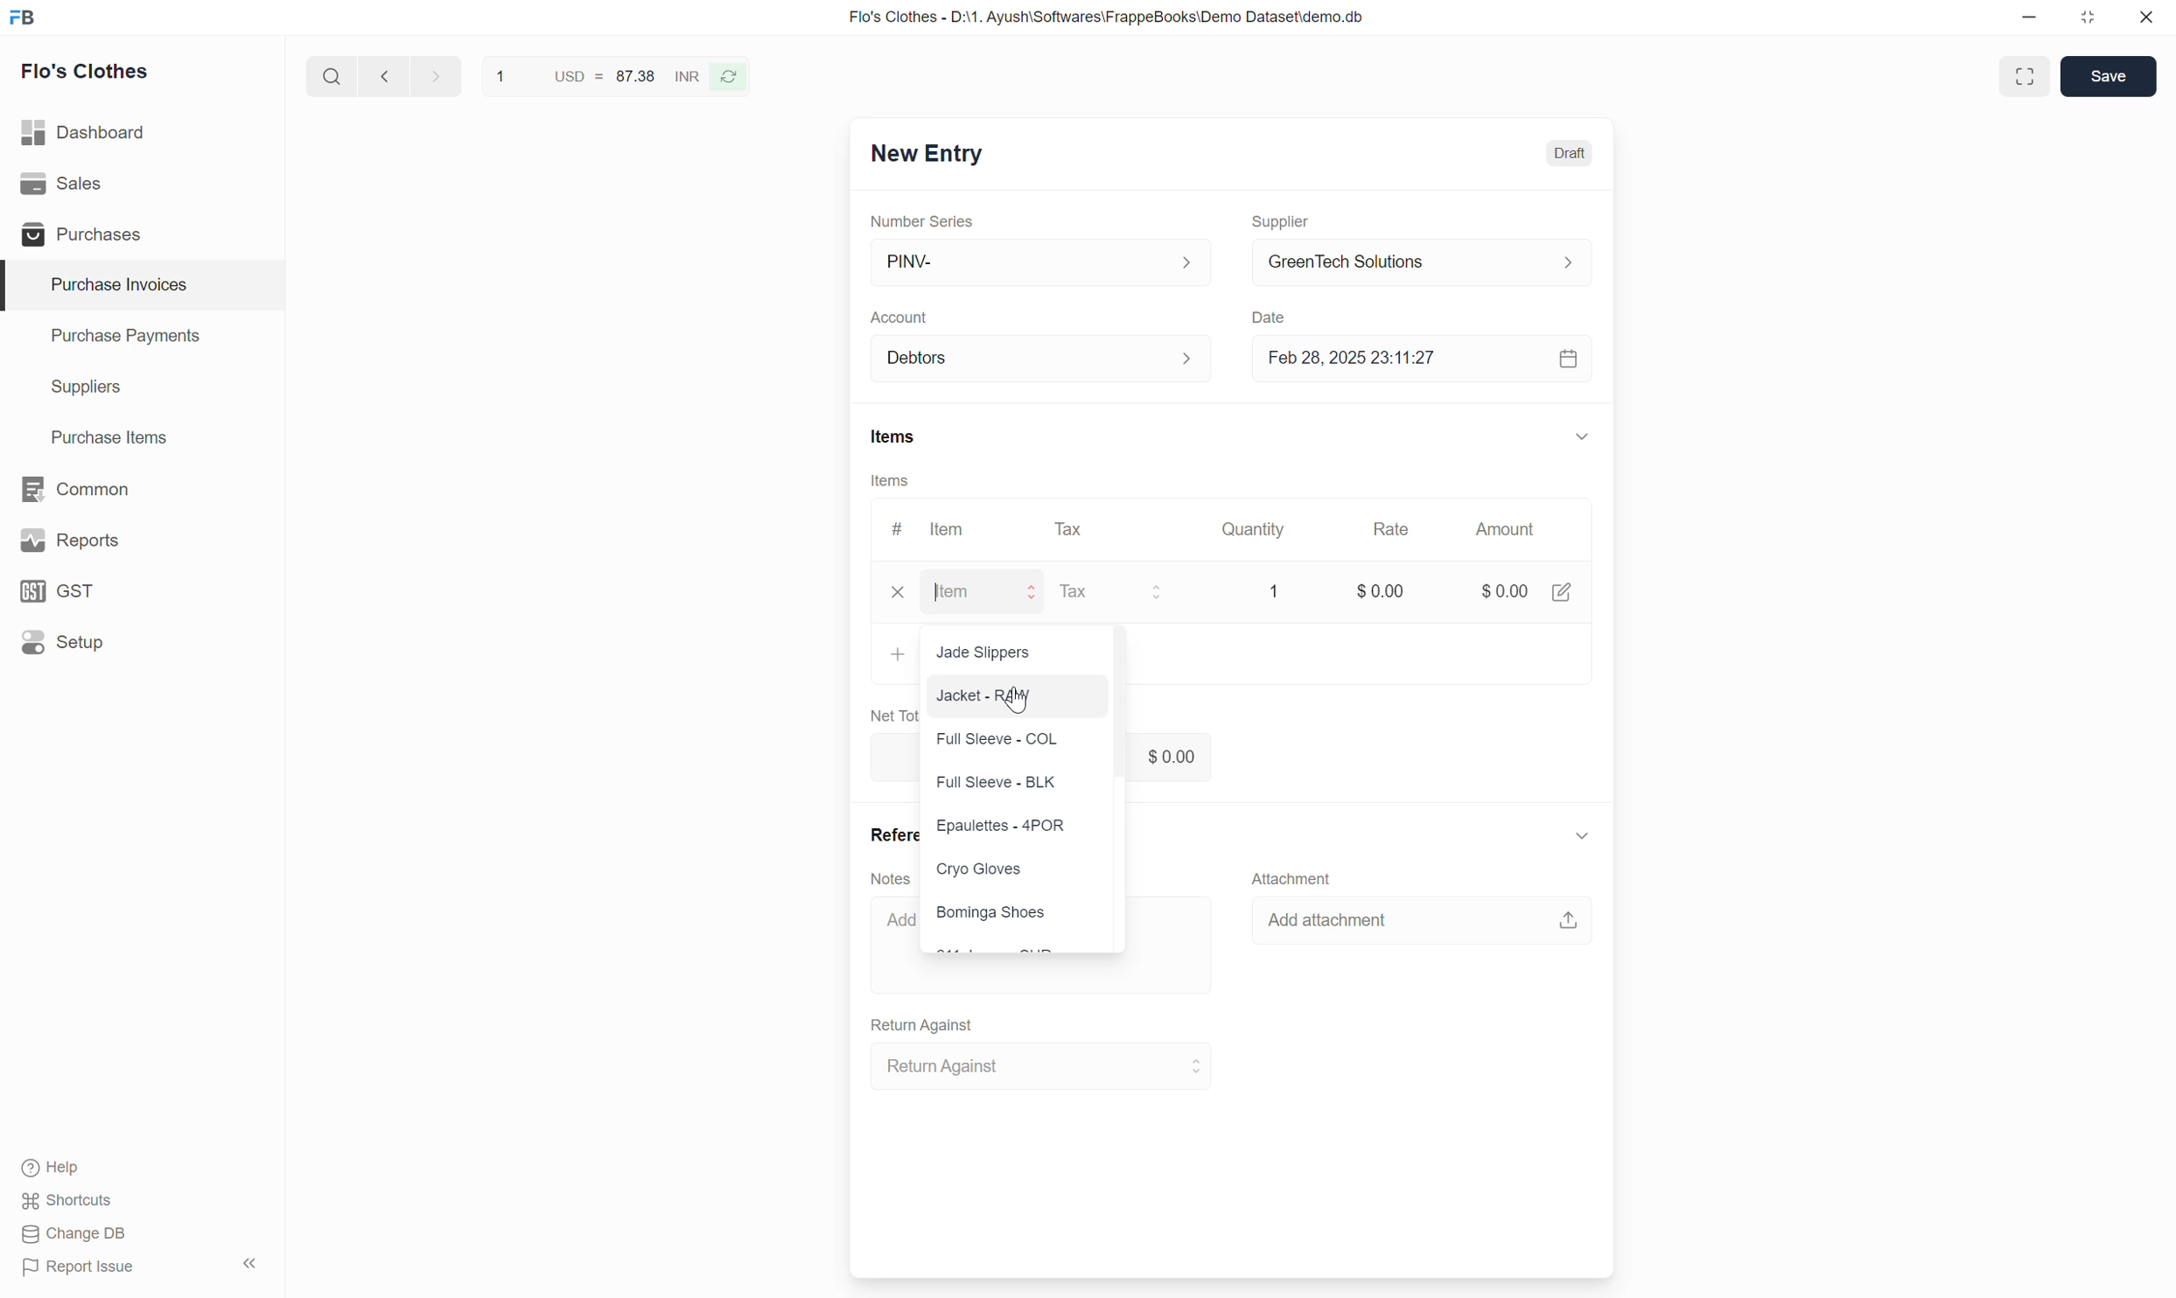 This screenshot has height=1298, width=2176. I want to click on Save, so click(2108, 76).